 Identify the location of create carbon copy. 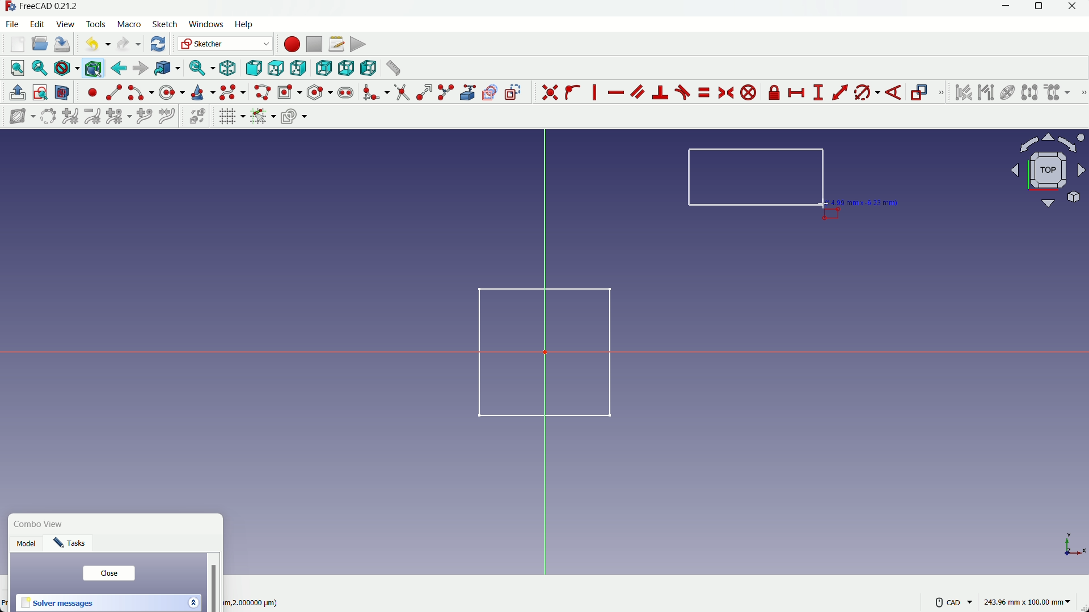
(489, 93).